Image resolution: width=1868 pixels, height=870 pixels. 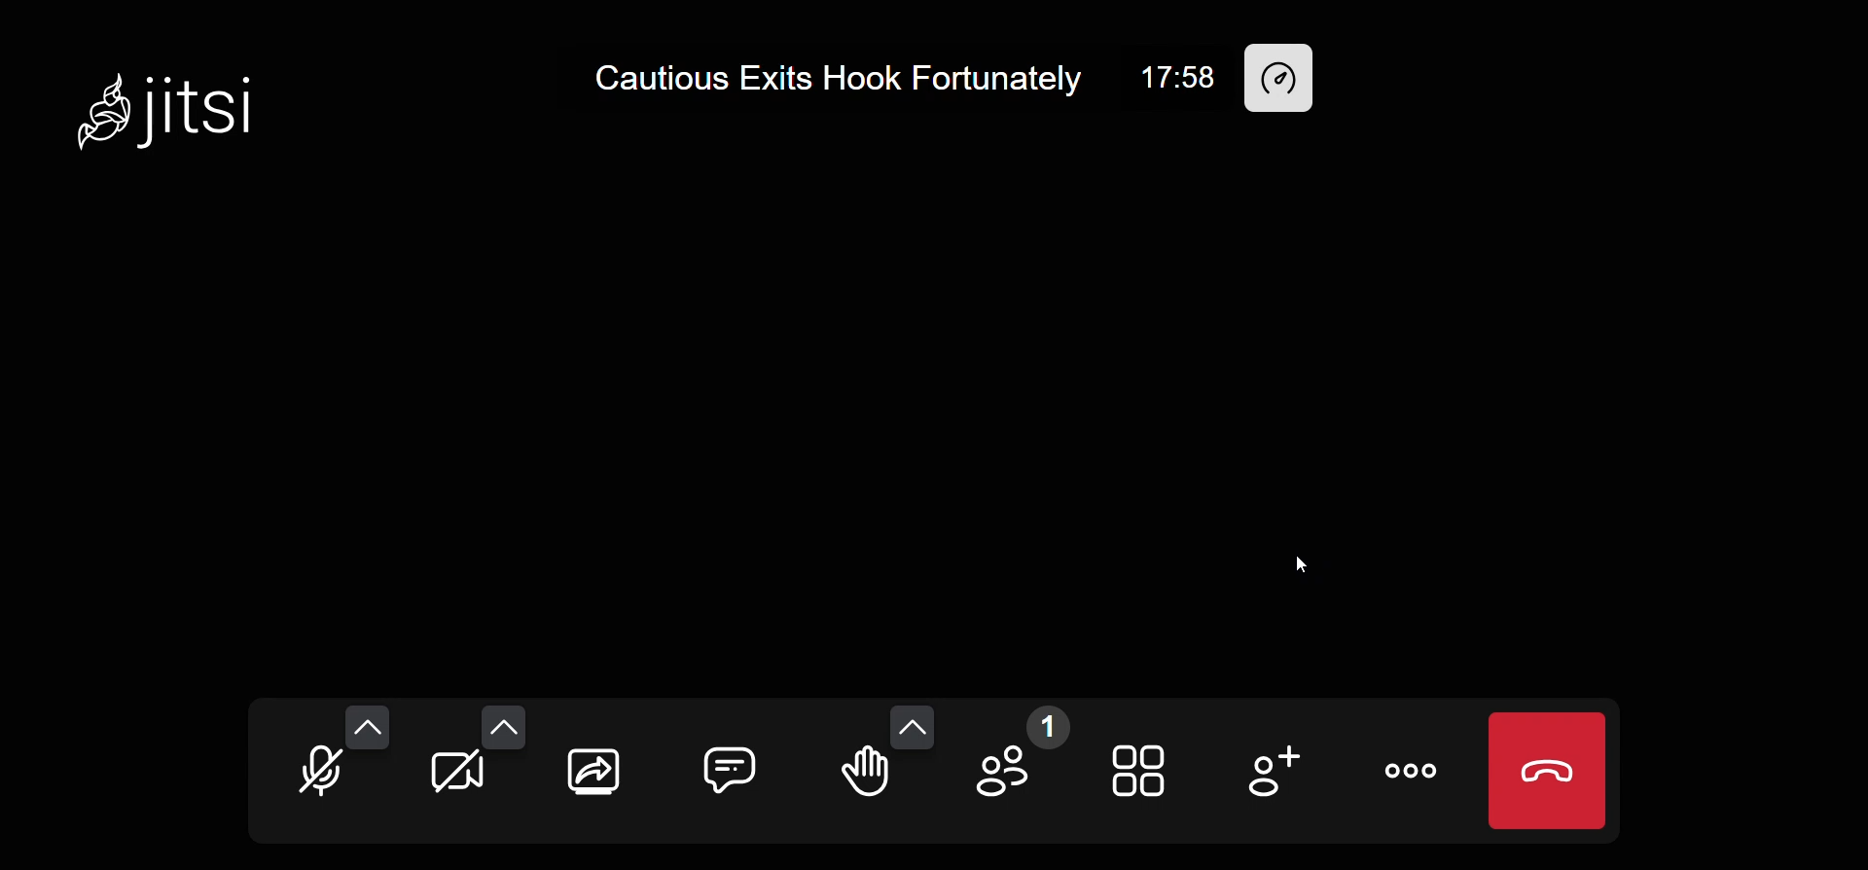 What do you see at coordinates (1284, 78) in the screenshot?
I see `performance setting` at bounding box center [1284, 78].